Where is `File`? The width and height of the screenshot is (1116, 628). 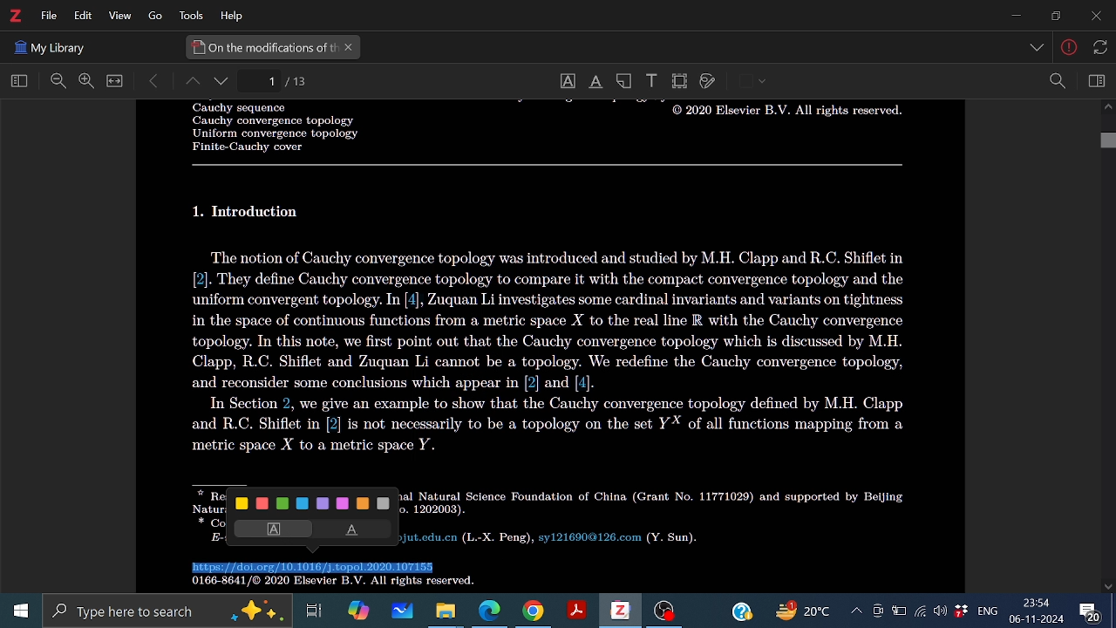 File is located at coordinates (49, 16).